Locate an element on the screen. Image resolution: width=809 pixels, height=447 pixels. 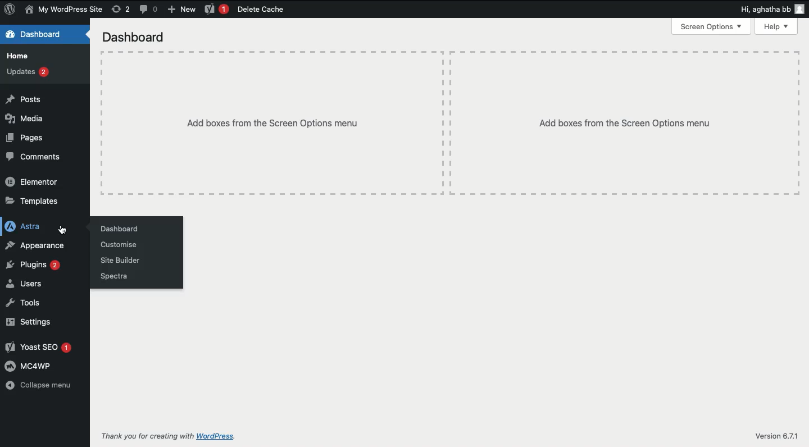
Media is located at coordinates (25, 118).